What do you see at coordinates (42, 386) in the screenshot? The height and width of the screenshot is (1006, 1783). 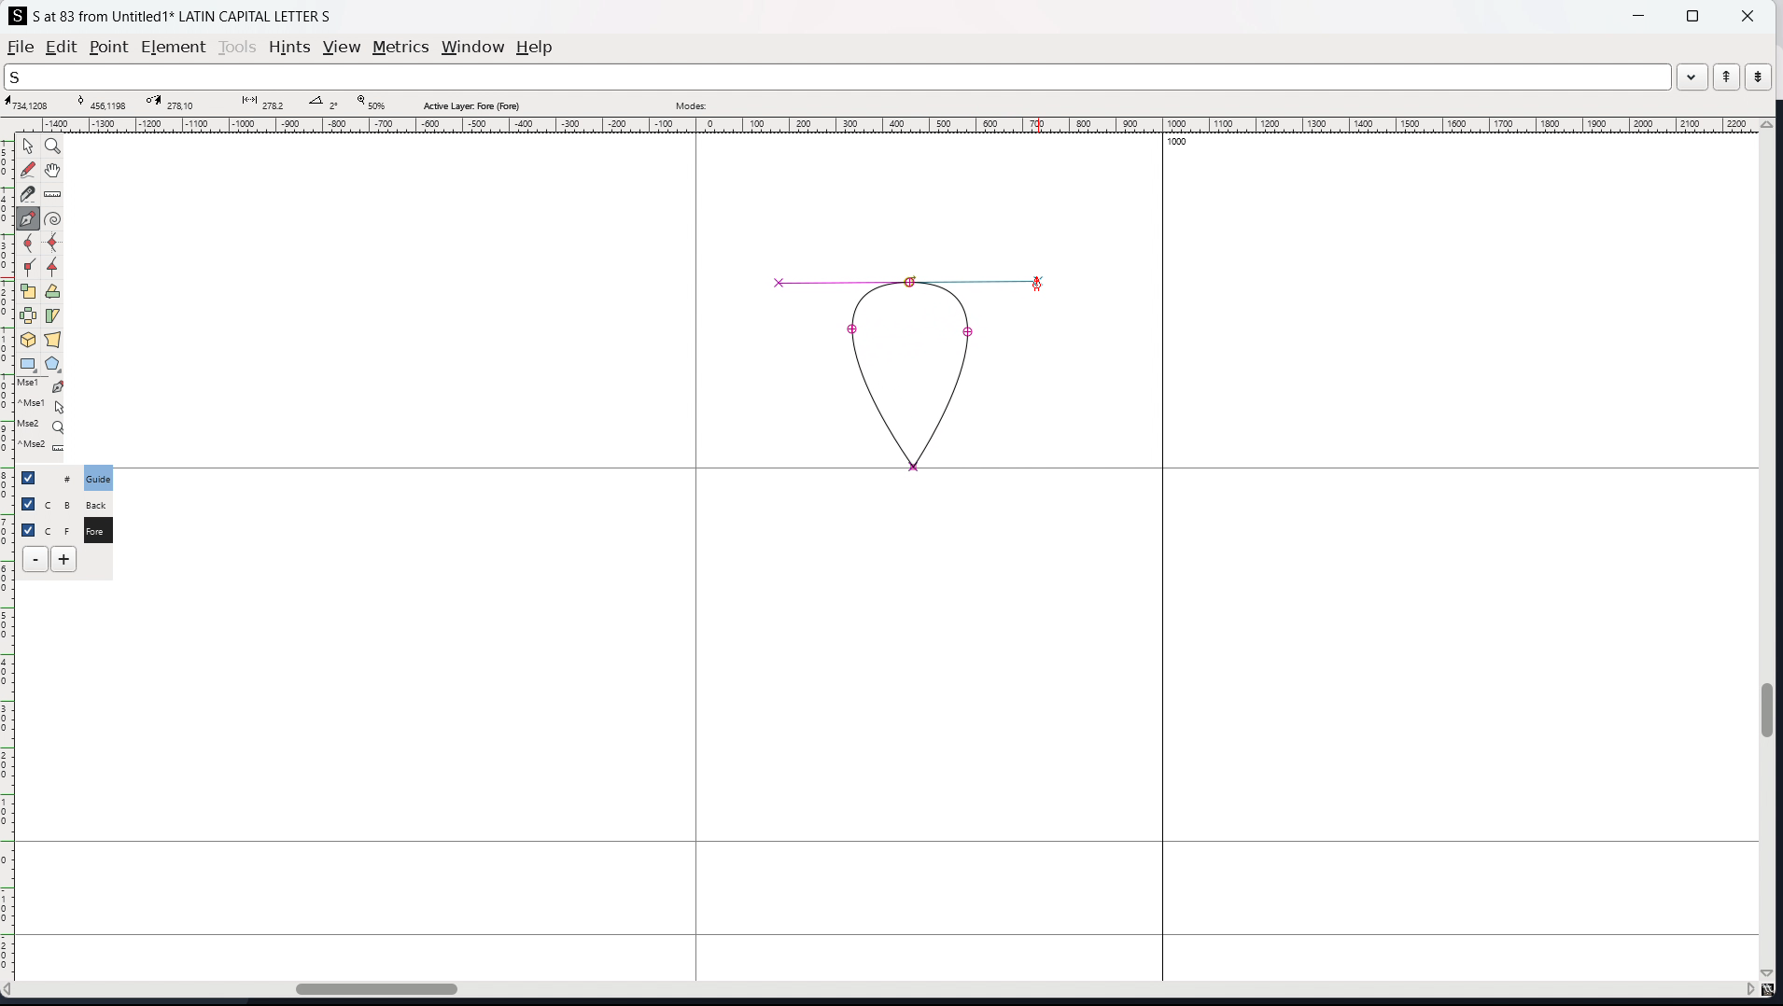 I see `Mse1` at bounding box center [42, 386].